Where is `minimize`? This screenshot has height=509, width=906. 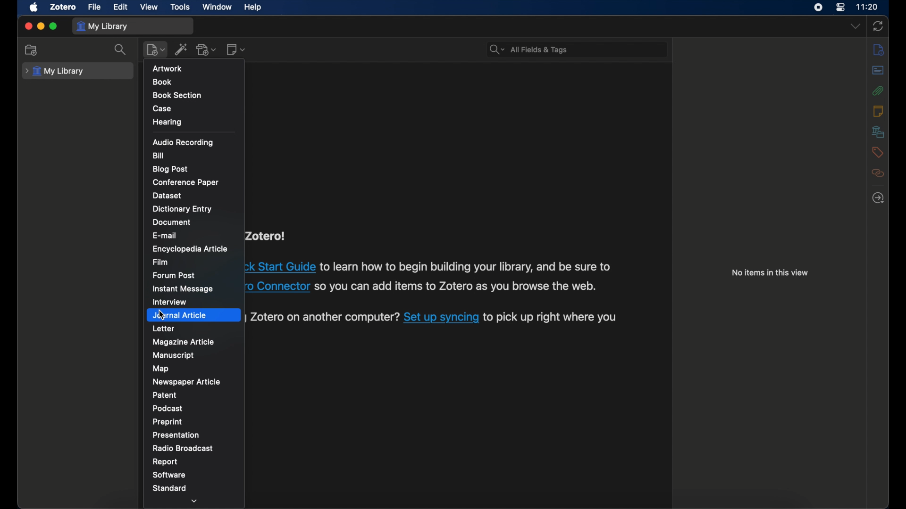 minimize is located at coordinates (40, 25).